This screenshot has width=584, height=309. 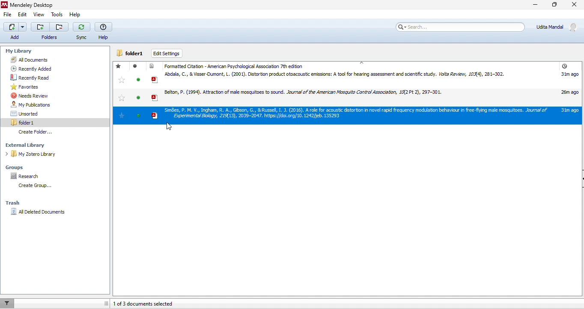 What do you see at coordinates (30, 96) in the screenshot?
I see `needs review` at bounding box center [30, 96].